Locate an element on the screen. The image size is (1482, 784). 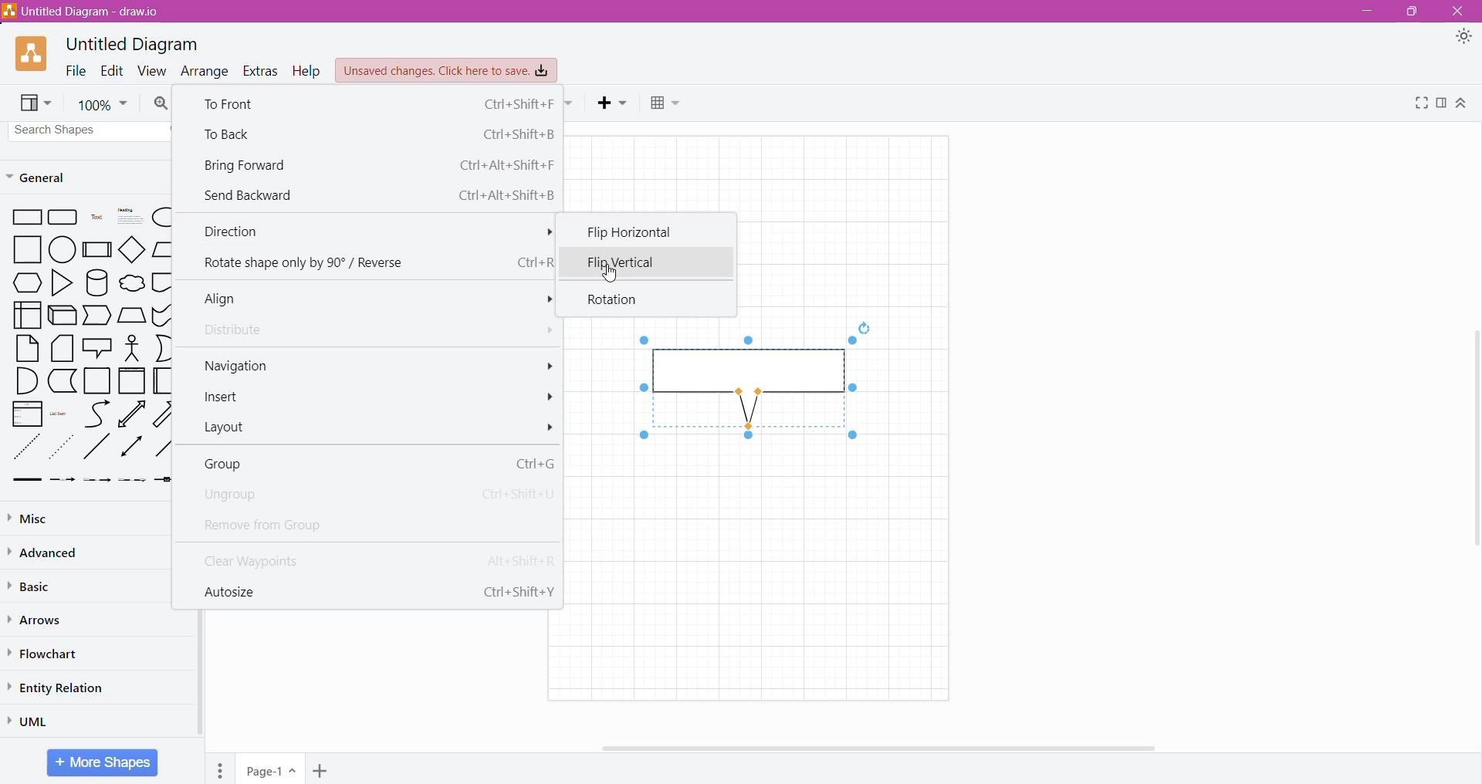
Minimize is located at coordinates (1365, 12).